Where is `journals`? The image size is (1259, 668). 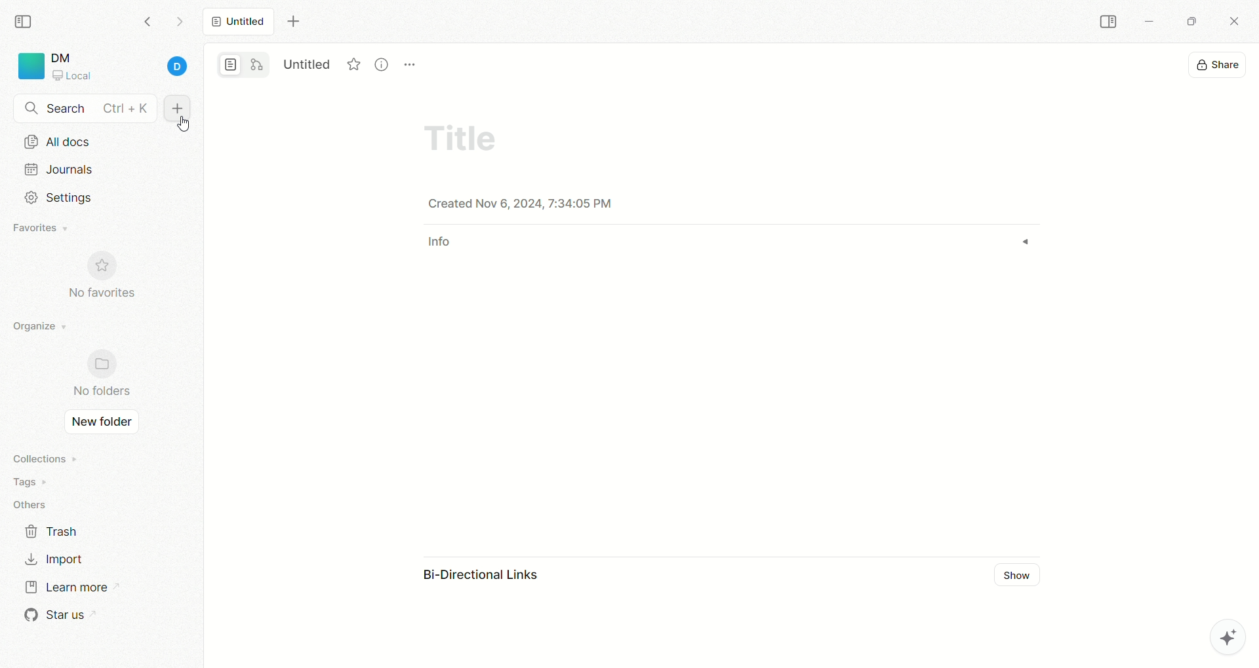
journals is located at coordinates (62, 169).